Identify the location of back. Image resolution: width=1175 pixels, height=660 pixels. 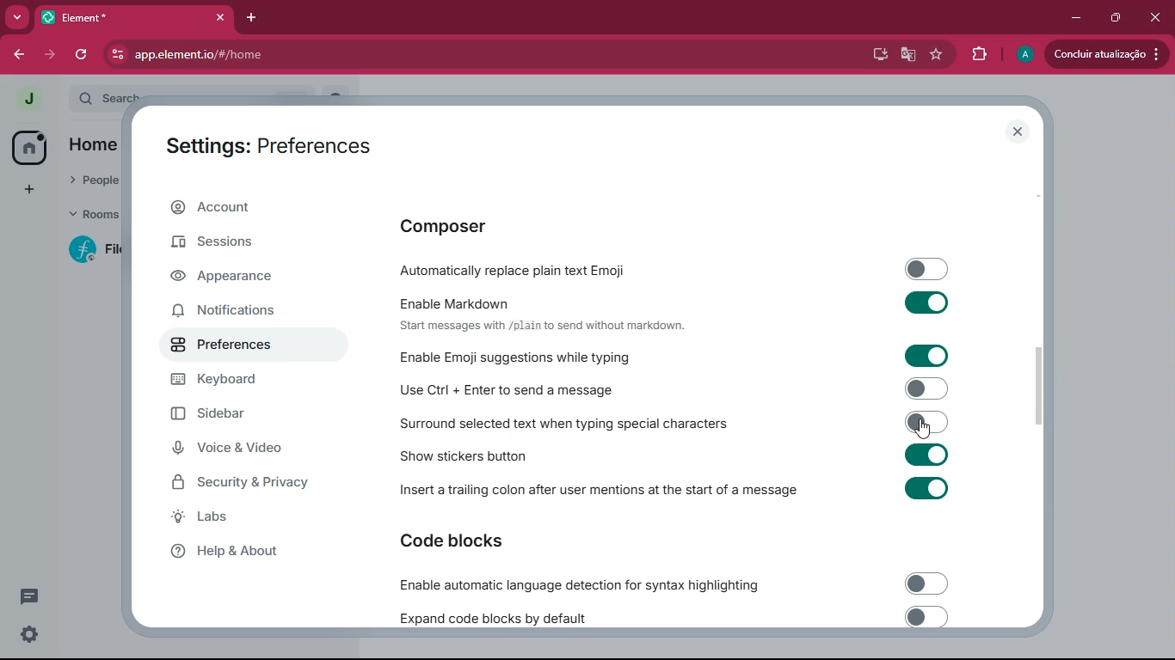
(20, 52).